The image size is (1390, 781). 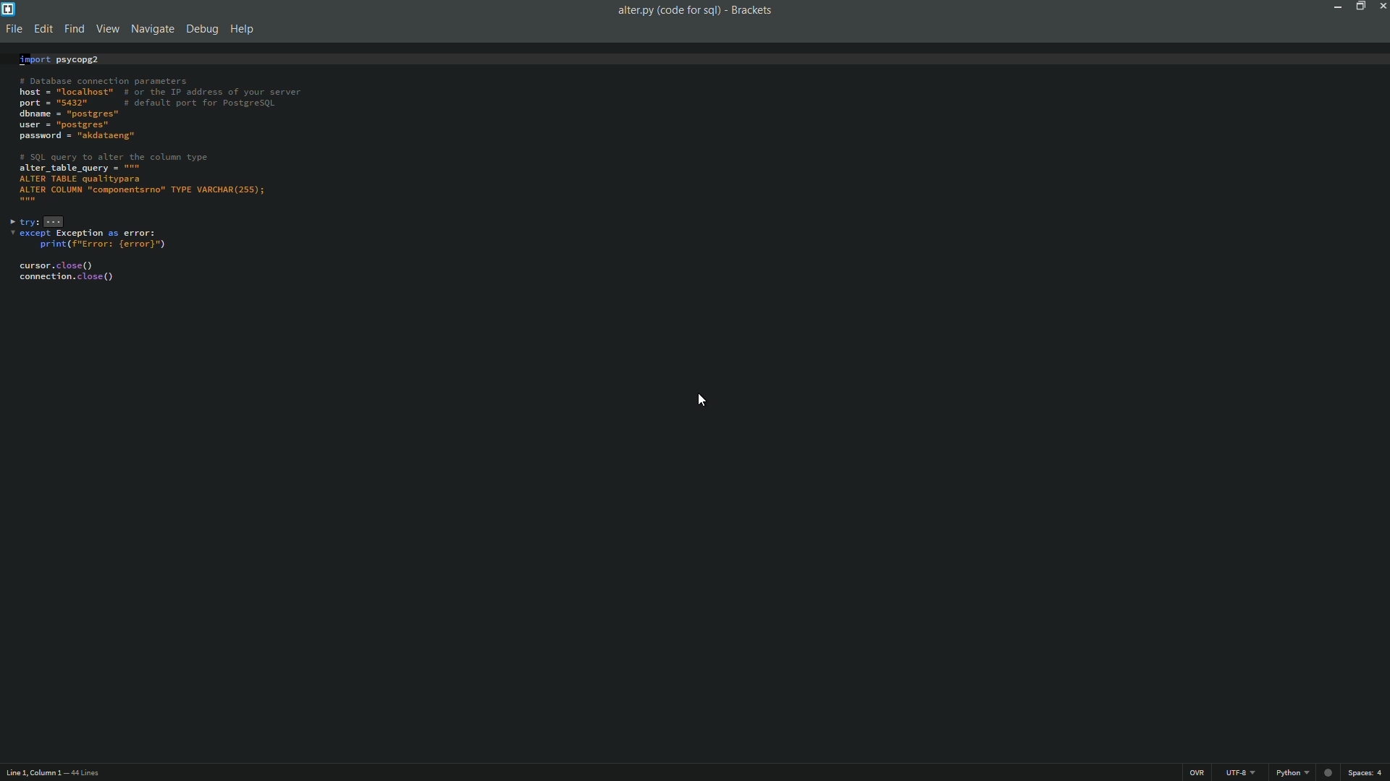 What do you see at coordinates (72, 30) in the screenshot?
I see `find menu` at bounding box center [72, 30].